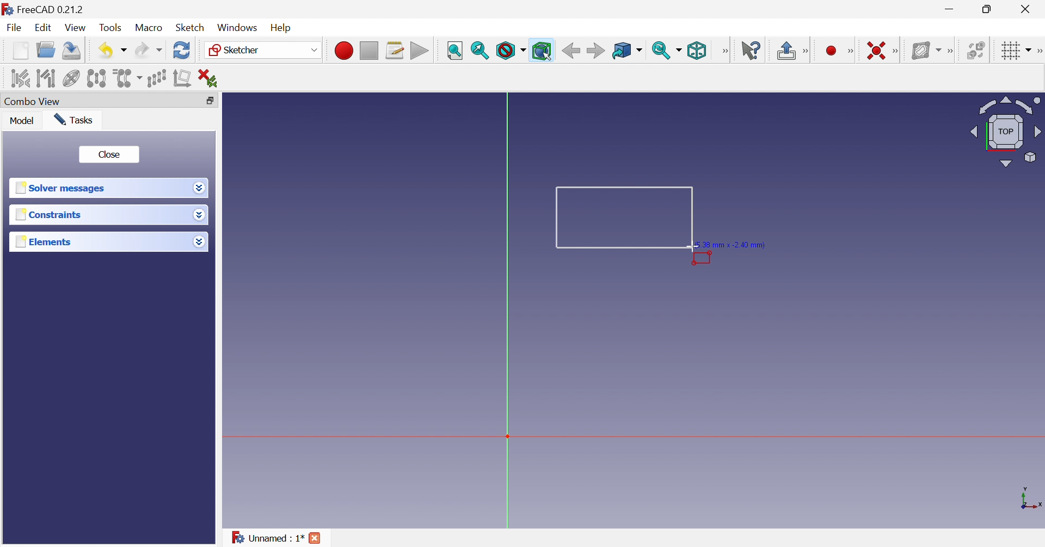 The height and width of the screenshot is (547, 1045). Describe the element at coordinates (876, 50) in the screenshot. I see `Constrain coincident` at that location.